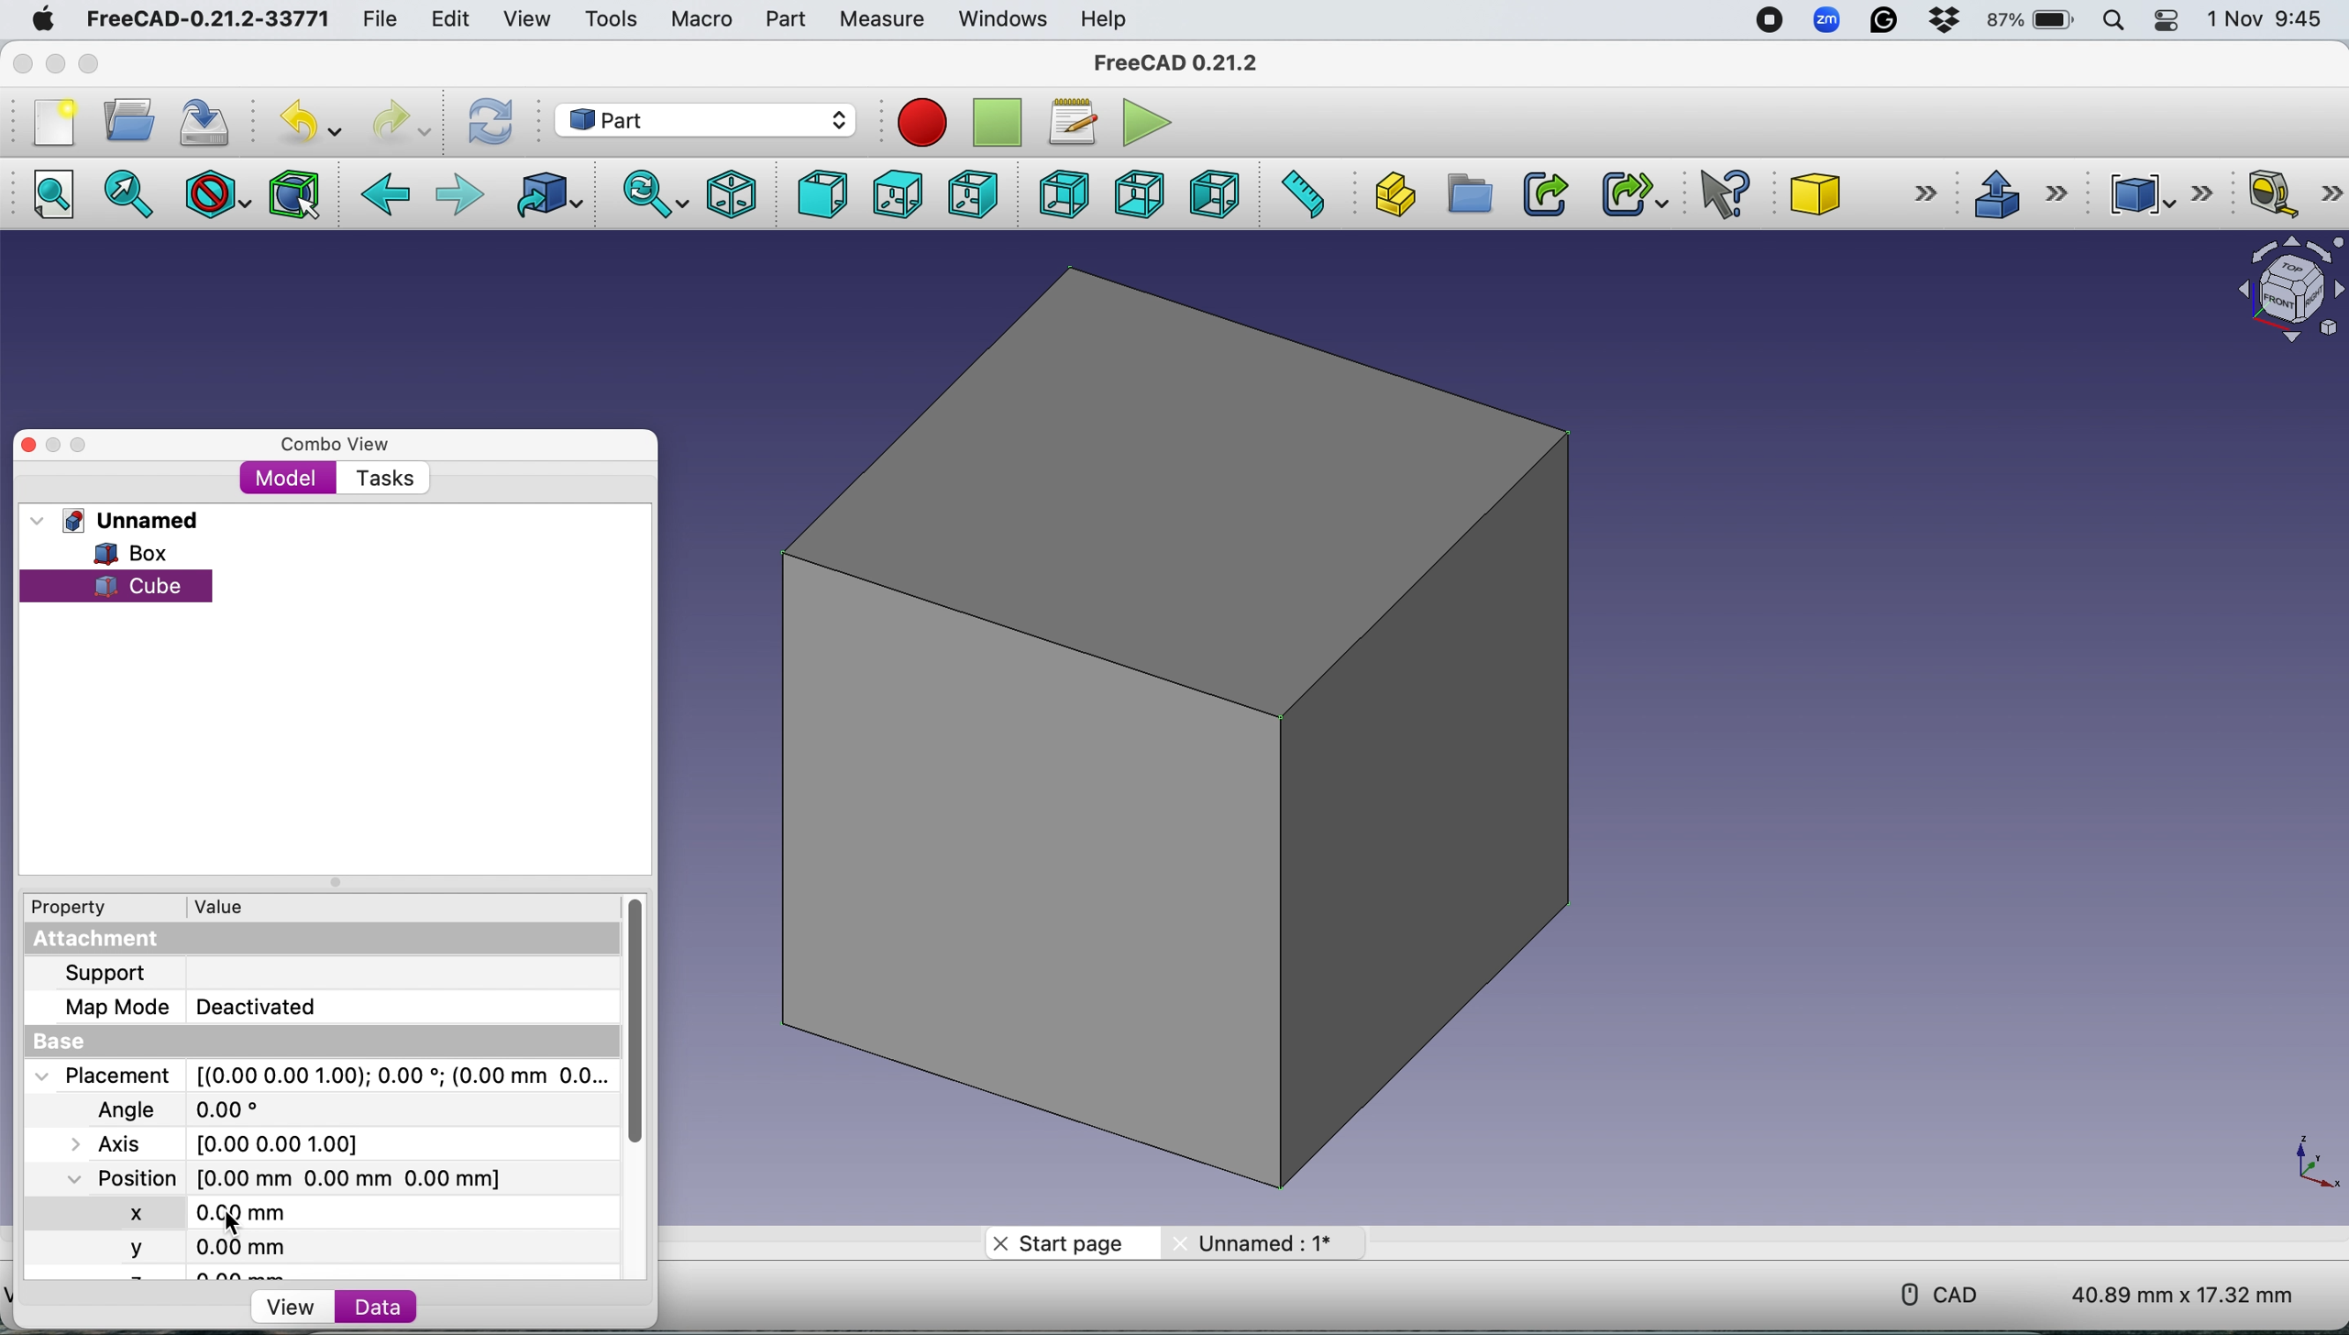 Image resolution: width=2349 pixels, height=1335 pixels. I want to click on Open, so click(129, 119).